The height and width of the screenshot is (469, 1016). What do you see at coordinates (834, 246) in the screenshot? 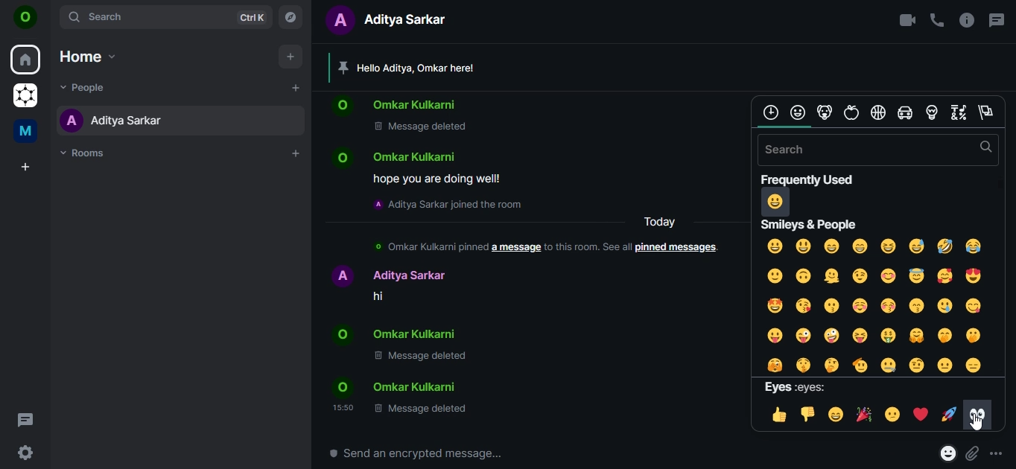
I see `grinning face with smiling eyes` at bounding box center [834, 246].